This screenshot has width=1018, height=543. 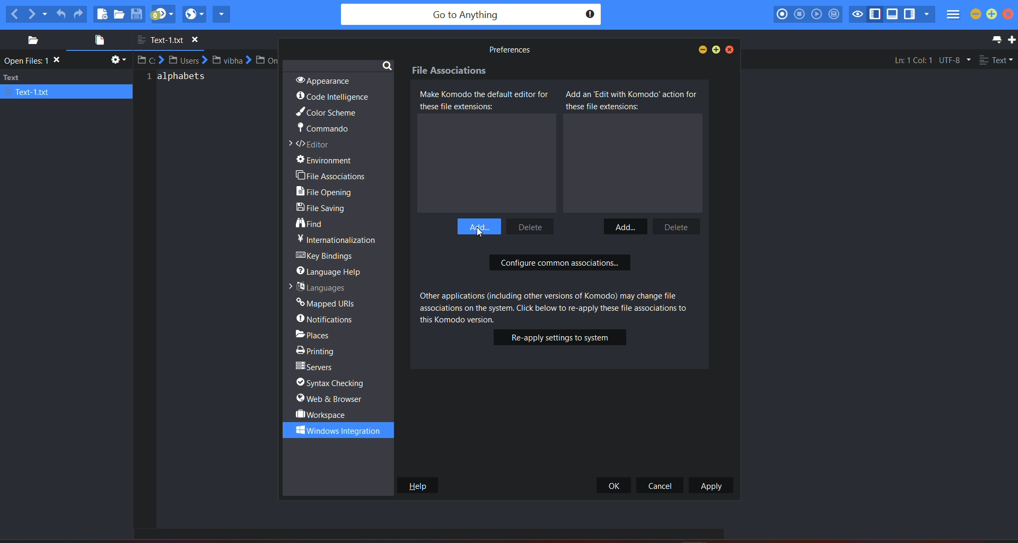 What do you see at coordinates (451, 72) in the screenshot?
I see `File Associations` at bounding box center [451, 72].